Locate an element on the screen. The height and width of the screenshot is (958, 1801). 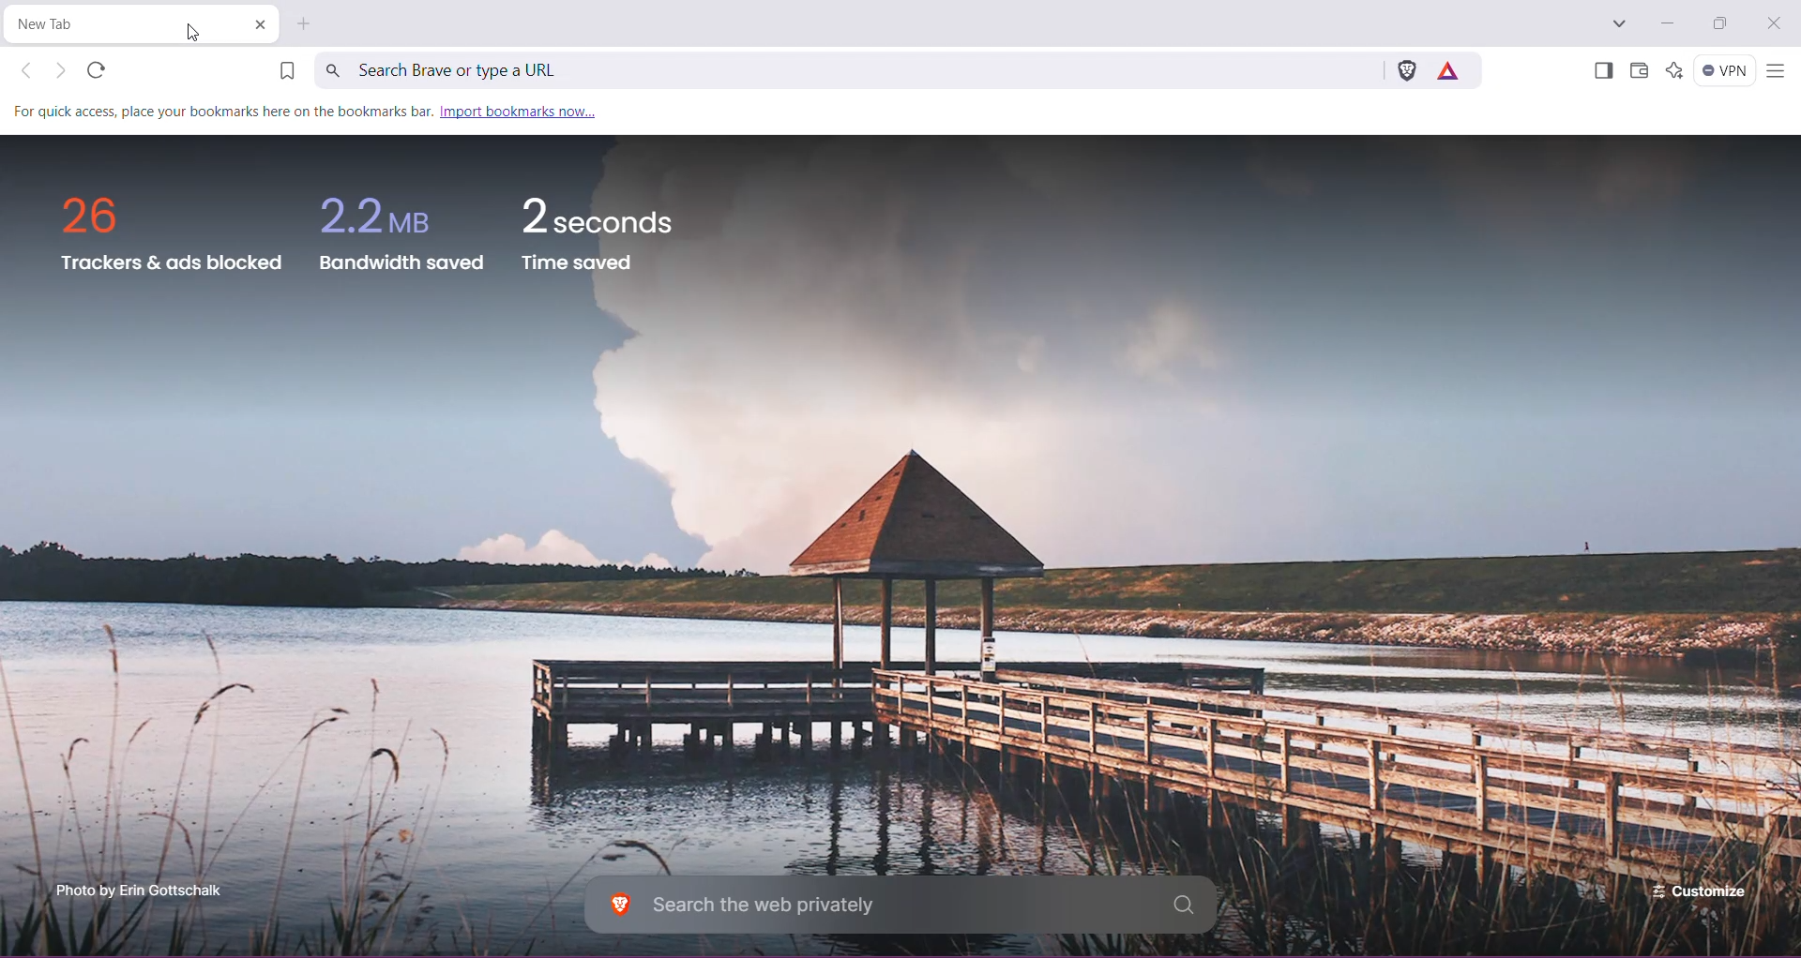
Minimize is located at coordinates (1665, 25).